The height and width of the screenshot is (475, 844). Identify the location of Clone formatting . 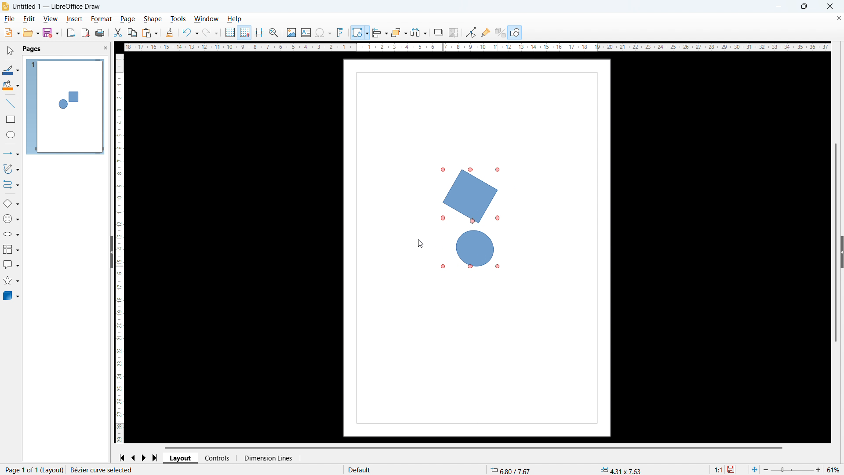
(170, 33).